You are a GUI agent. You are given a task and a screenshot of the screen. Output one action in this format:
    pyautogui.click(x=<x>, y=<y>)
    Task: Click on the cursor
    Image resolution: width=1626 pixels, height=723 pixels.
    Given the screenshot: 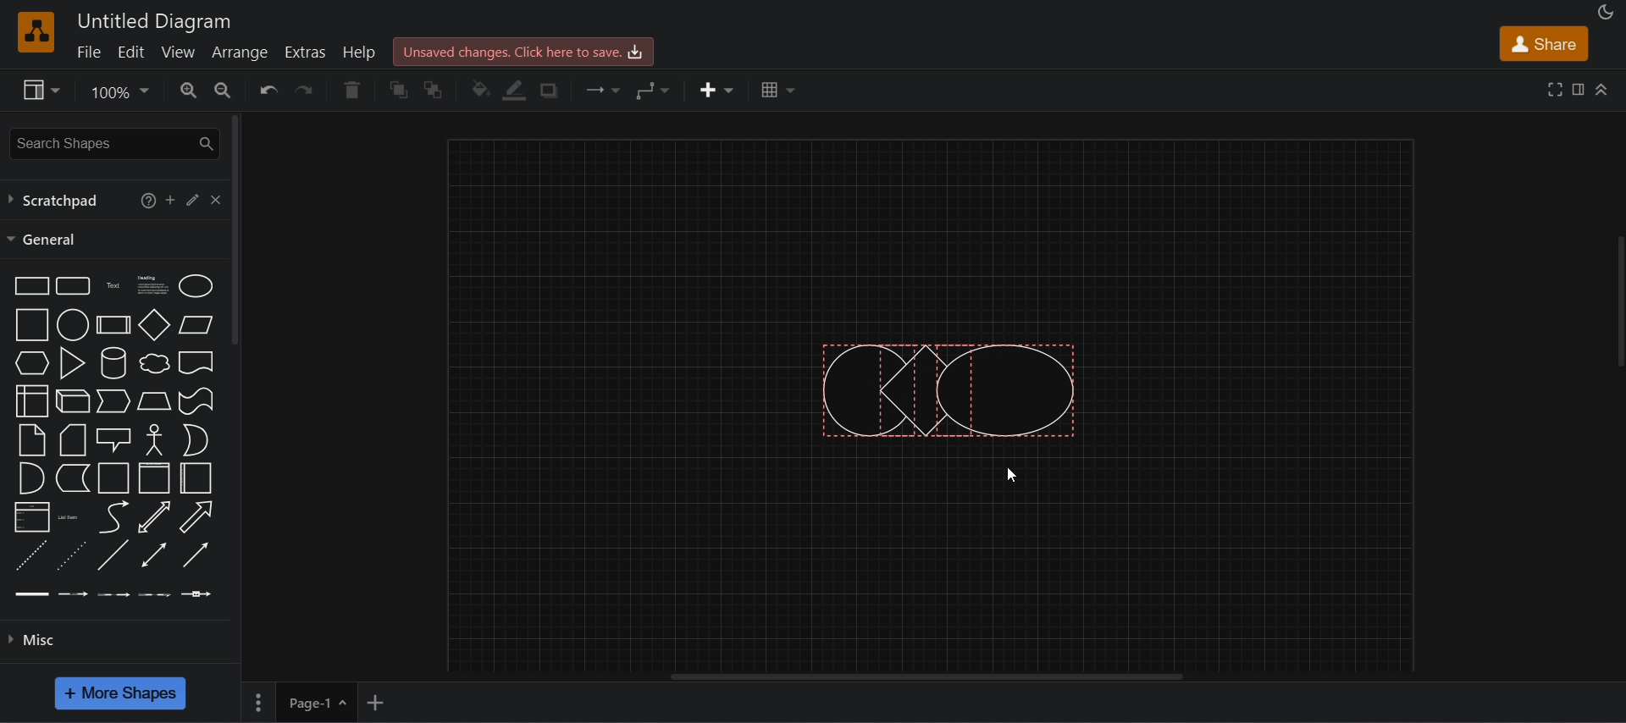 What is the action you would take?
    pyautogui.click(x=1013, y=476)
    